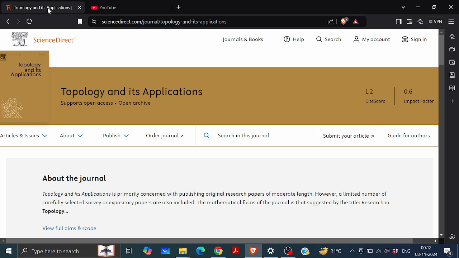  What do you see at coordinates (80, 7) in the screenshot?
I see `Close current tab` at bounding box center [80, 7].